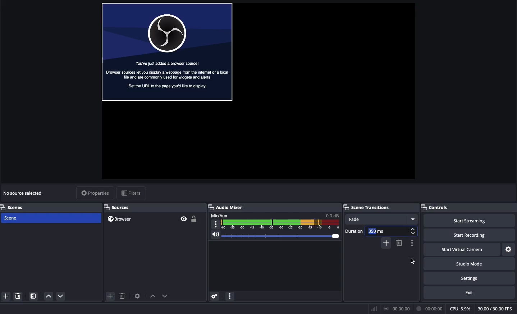  What do you see at coordinates (375, 230) in the screenshot?
I see `Duration` at bounding box center [375, 230].